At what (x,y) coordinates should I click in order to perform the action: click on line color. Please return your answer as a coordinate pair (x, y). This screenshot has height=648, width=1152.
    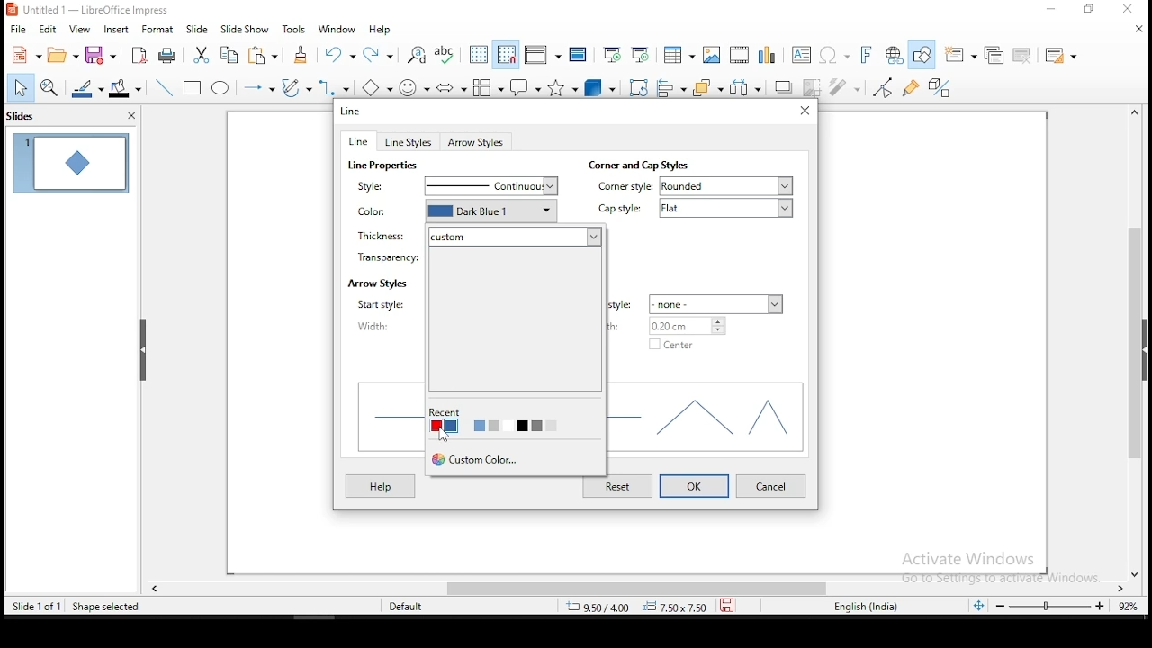
    Looking at the image, I should click on (85, 89).